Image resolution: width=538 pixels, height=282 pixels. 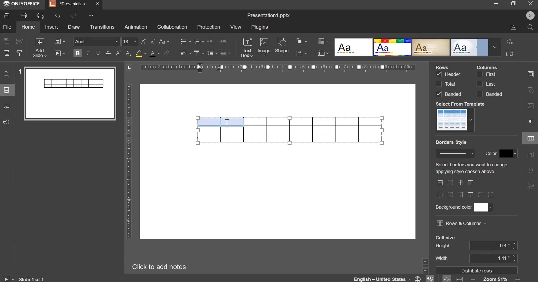 What do you see at coordinates (135, 27) in the screenshot?
I see `animation` at bounding box center [135, 27].